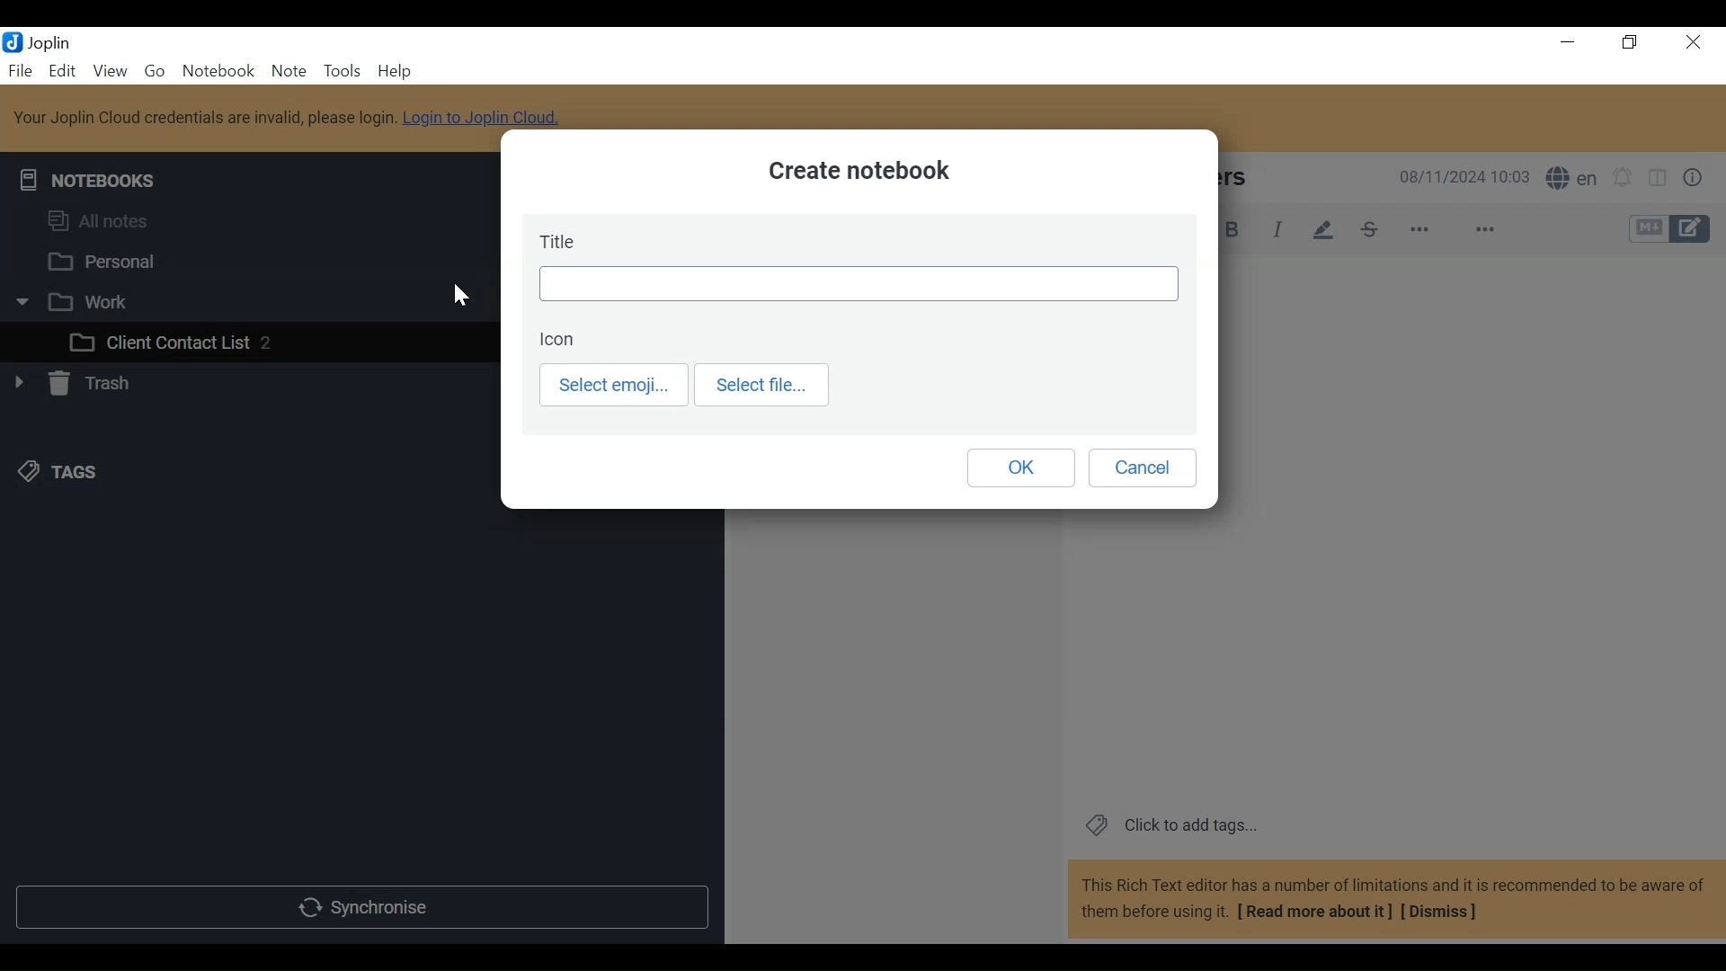 The height and width of the screenshot is (971, 1726). I want to click on minimize, so click(1568, 43).